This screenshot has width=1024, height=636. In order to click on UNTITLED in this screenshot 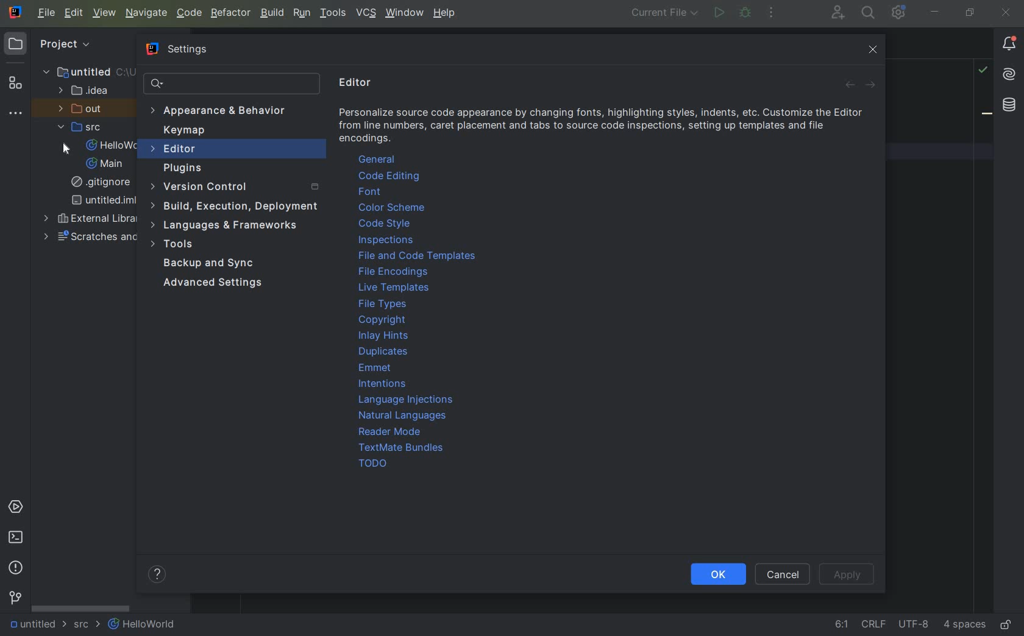, I will do `click(37, 625)`.